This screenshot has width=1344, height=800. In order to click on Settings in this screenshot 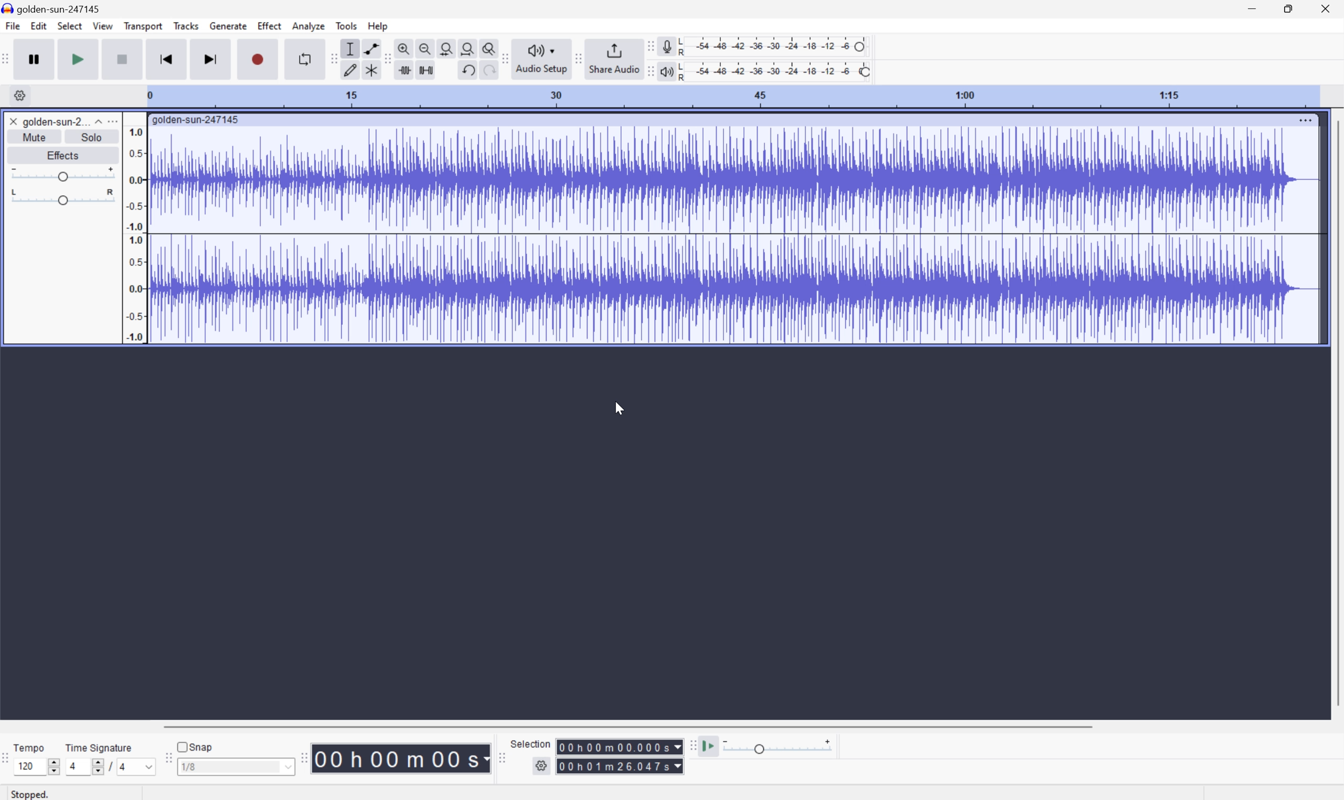, I will do `click(18, 95)`.